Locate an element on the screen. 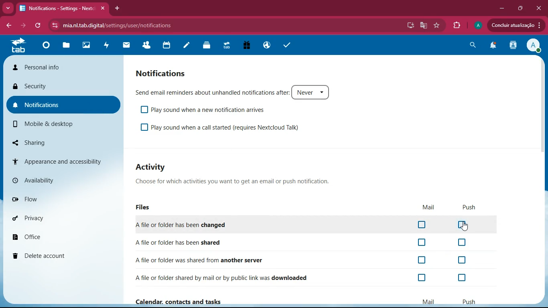 This screenshot has height=308, width=548. off is located at coordinates (423, 225).